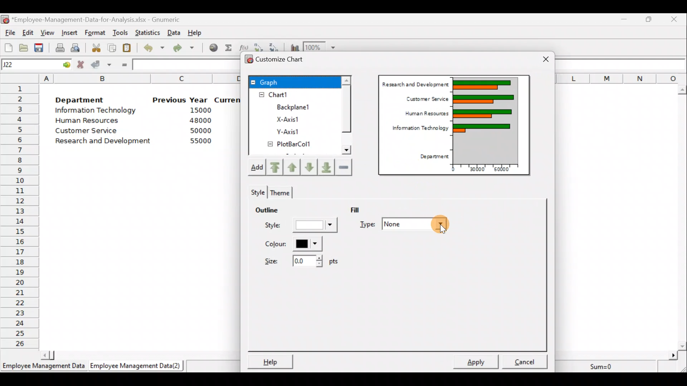  What do you see at coordinates (294, 244) in the screenshot?
I see `Color` at bounding box center [294, 244].